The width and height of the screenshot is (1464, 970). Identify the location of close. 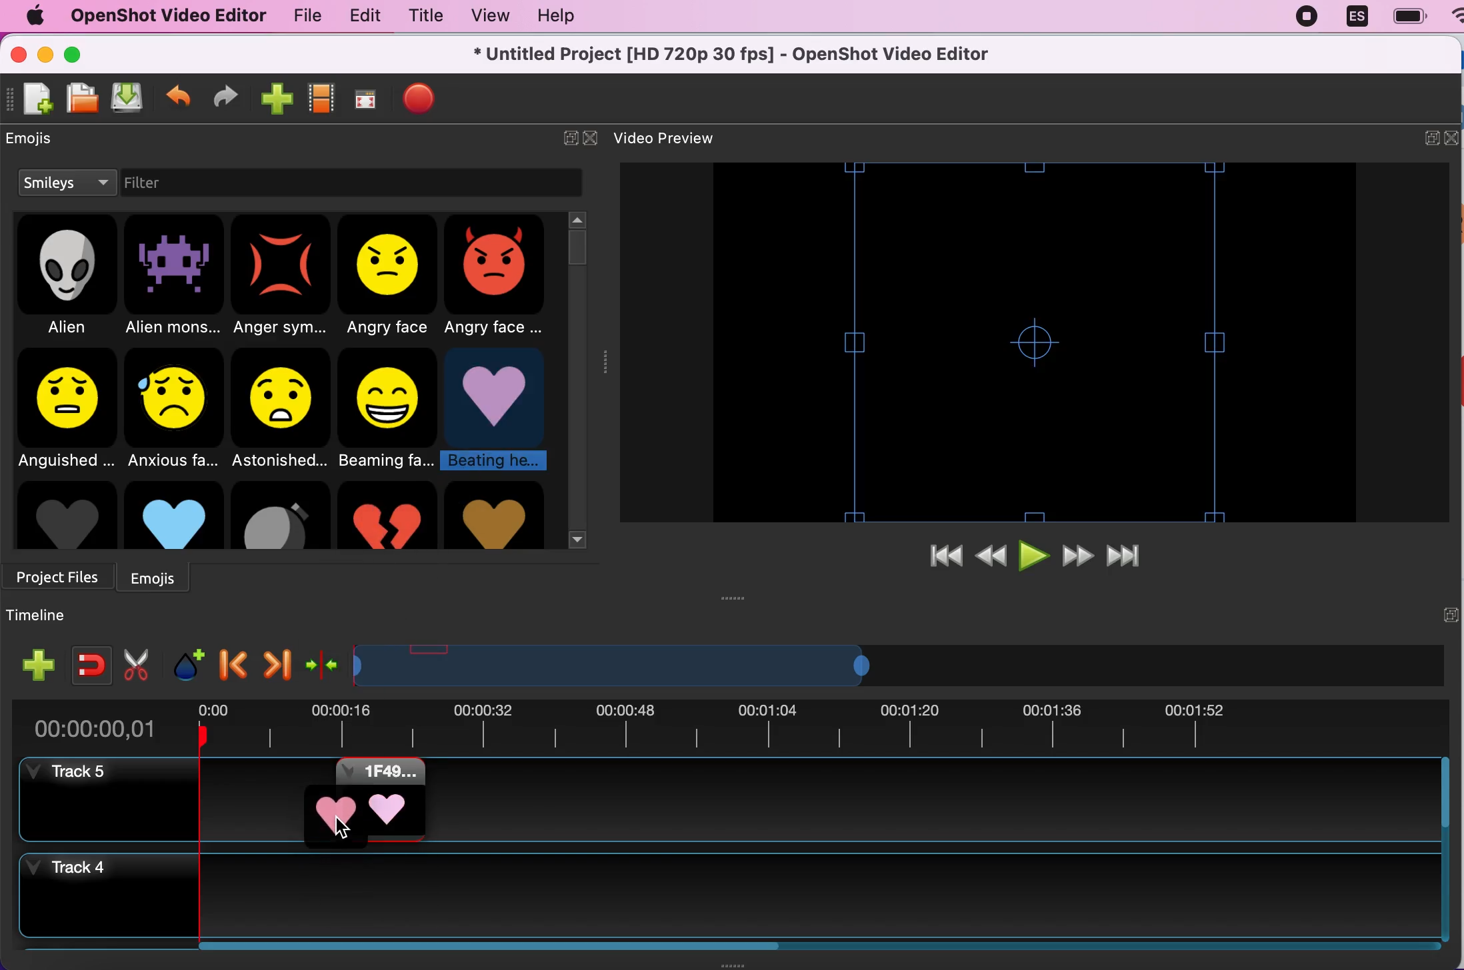
(17, 58).